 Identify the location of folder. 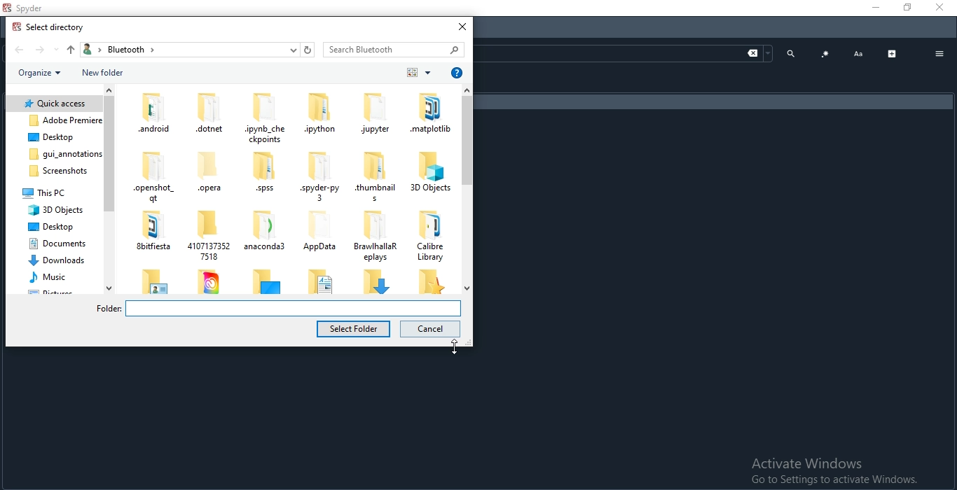
(266, 281).